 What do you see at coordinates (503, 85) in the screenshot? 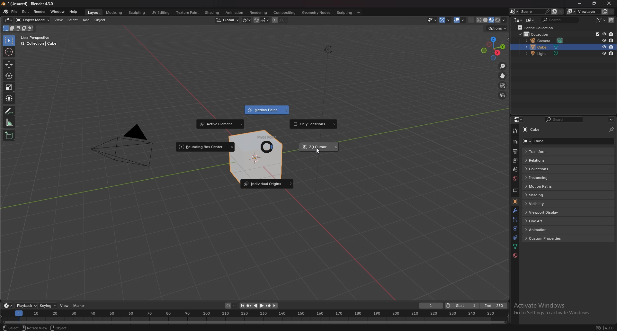
I see `camera view` at bounding box center [503, 85].